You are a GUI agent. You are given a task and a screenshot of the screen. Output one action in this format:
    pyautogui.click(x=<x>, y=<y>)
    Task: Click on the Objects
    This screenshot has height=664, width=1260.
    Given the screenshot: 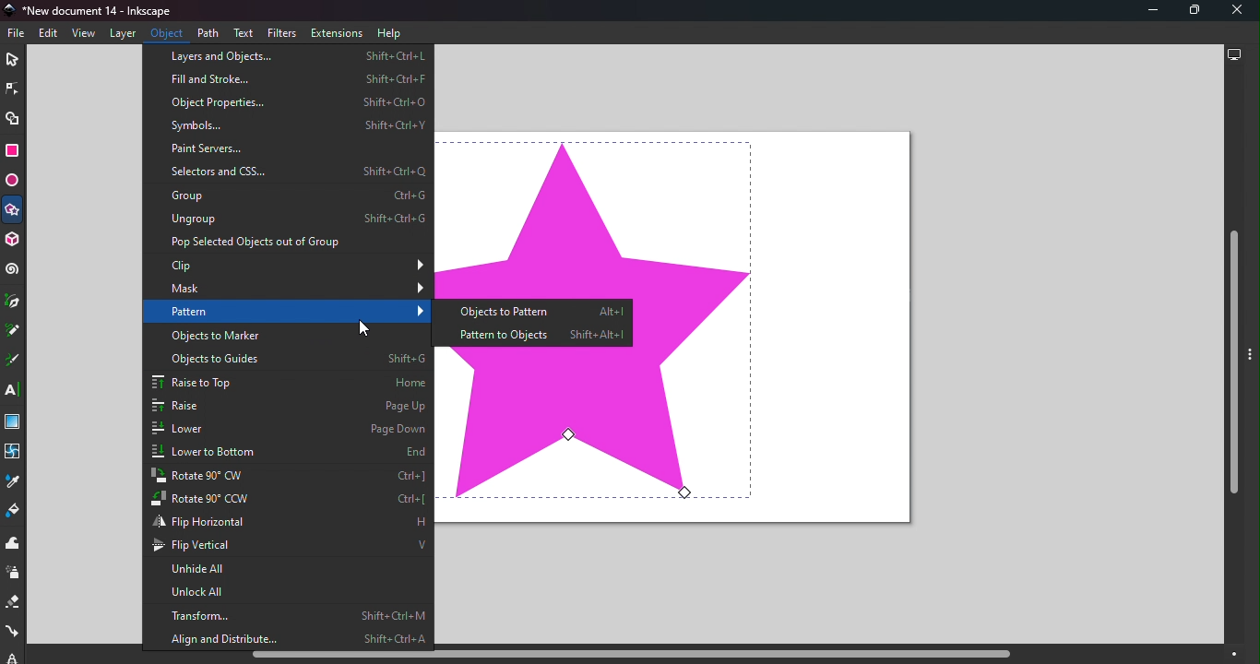 What is the action you would take?
    pyautogui.click(x=288, y=337)
    